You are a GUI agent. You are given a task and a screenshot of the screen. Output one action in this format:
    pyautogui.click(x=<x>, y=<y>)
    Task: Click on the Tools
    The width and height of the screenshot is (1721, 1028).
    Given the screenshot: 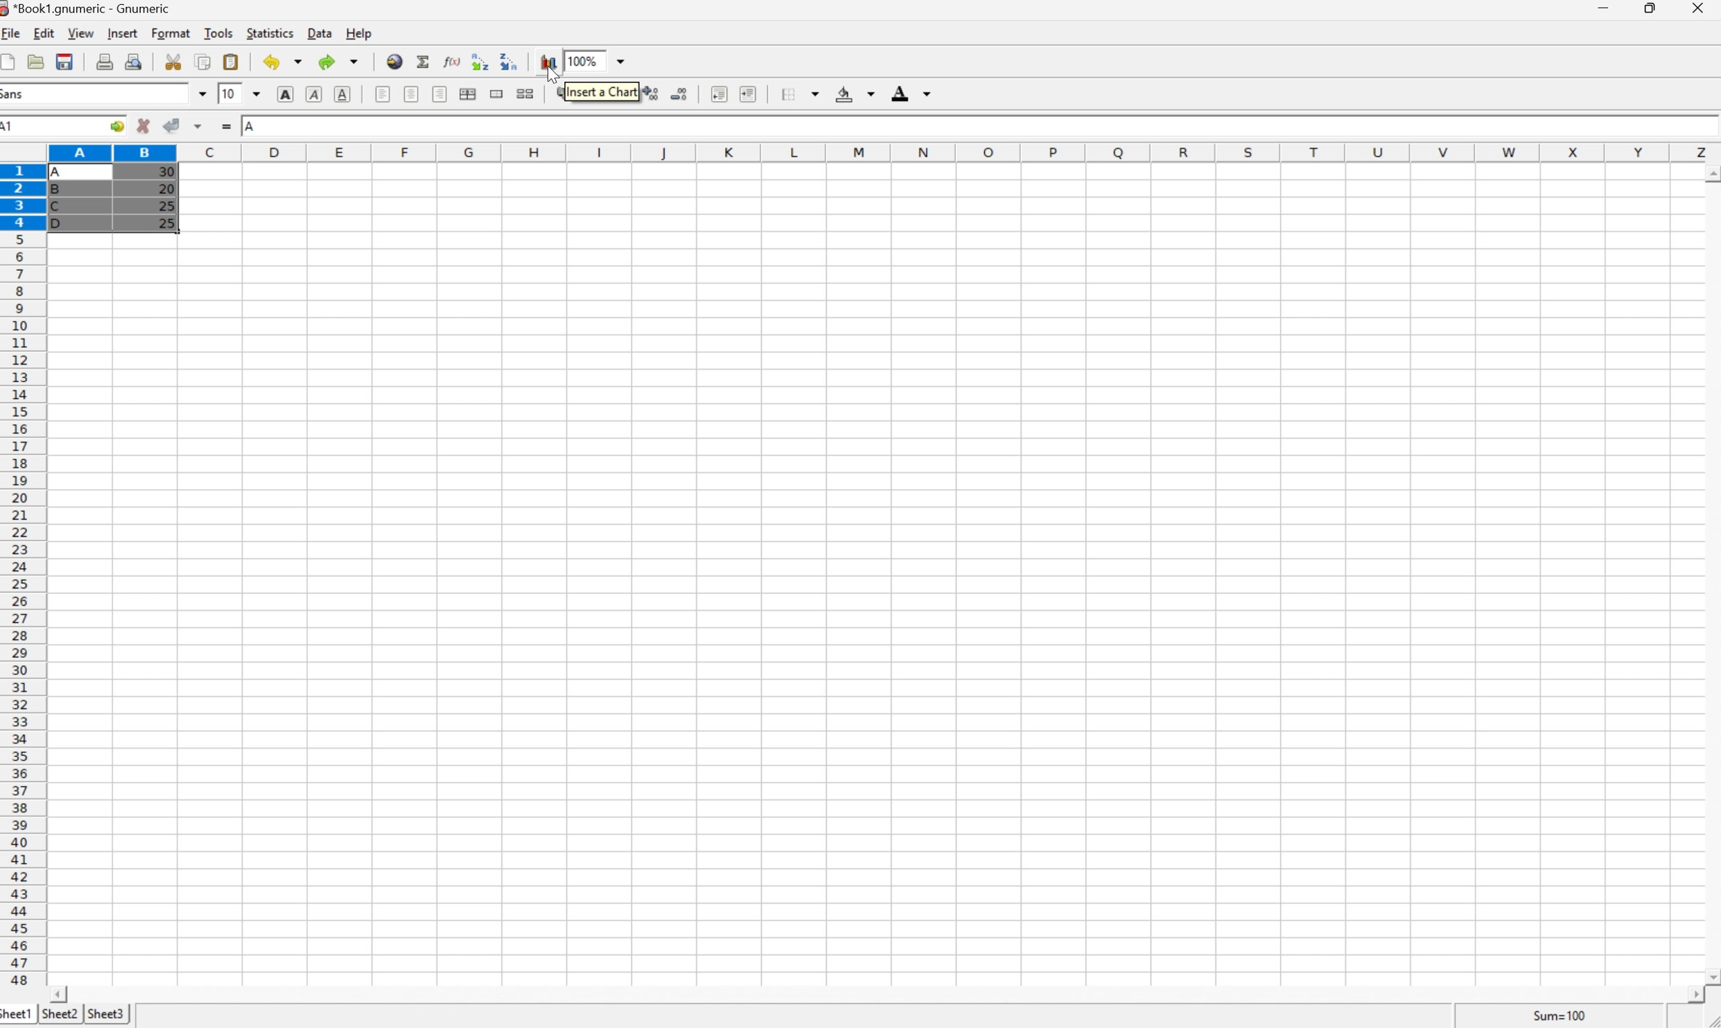 What is the action you would take?
    pyautogui.click(x=218, y=33)
    